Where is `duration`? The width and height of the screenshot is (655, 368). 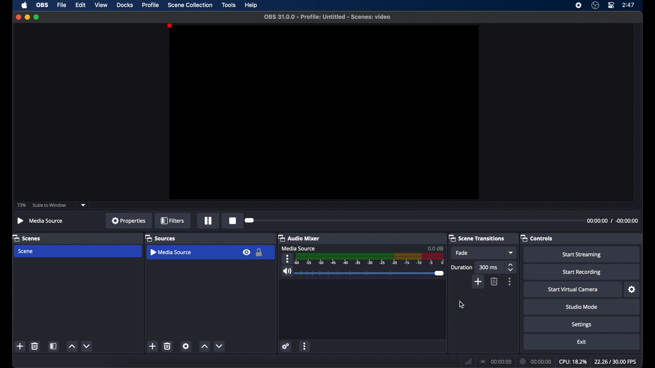 duration is located at coordinates (461, 267).